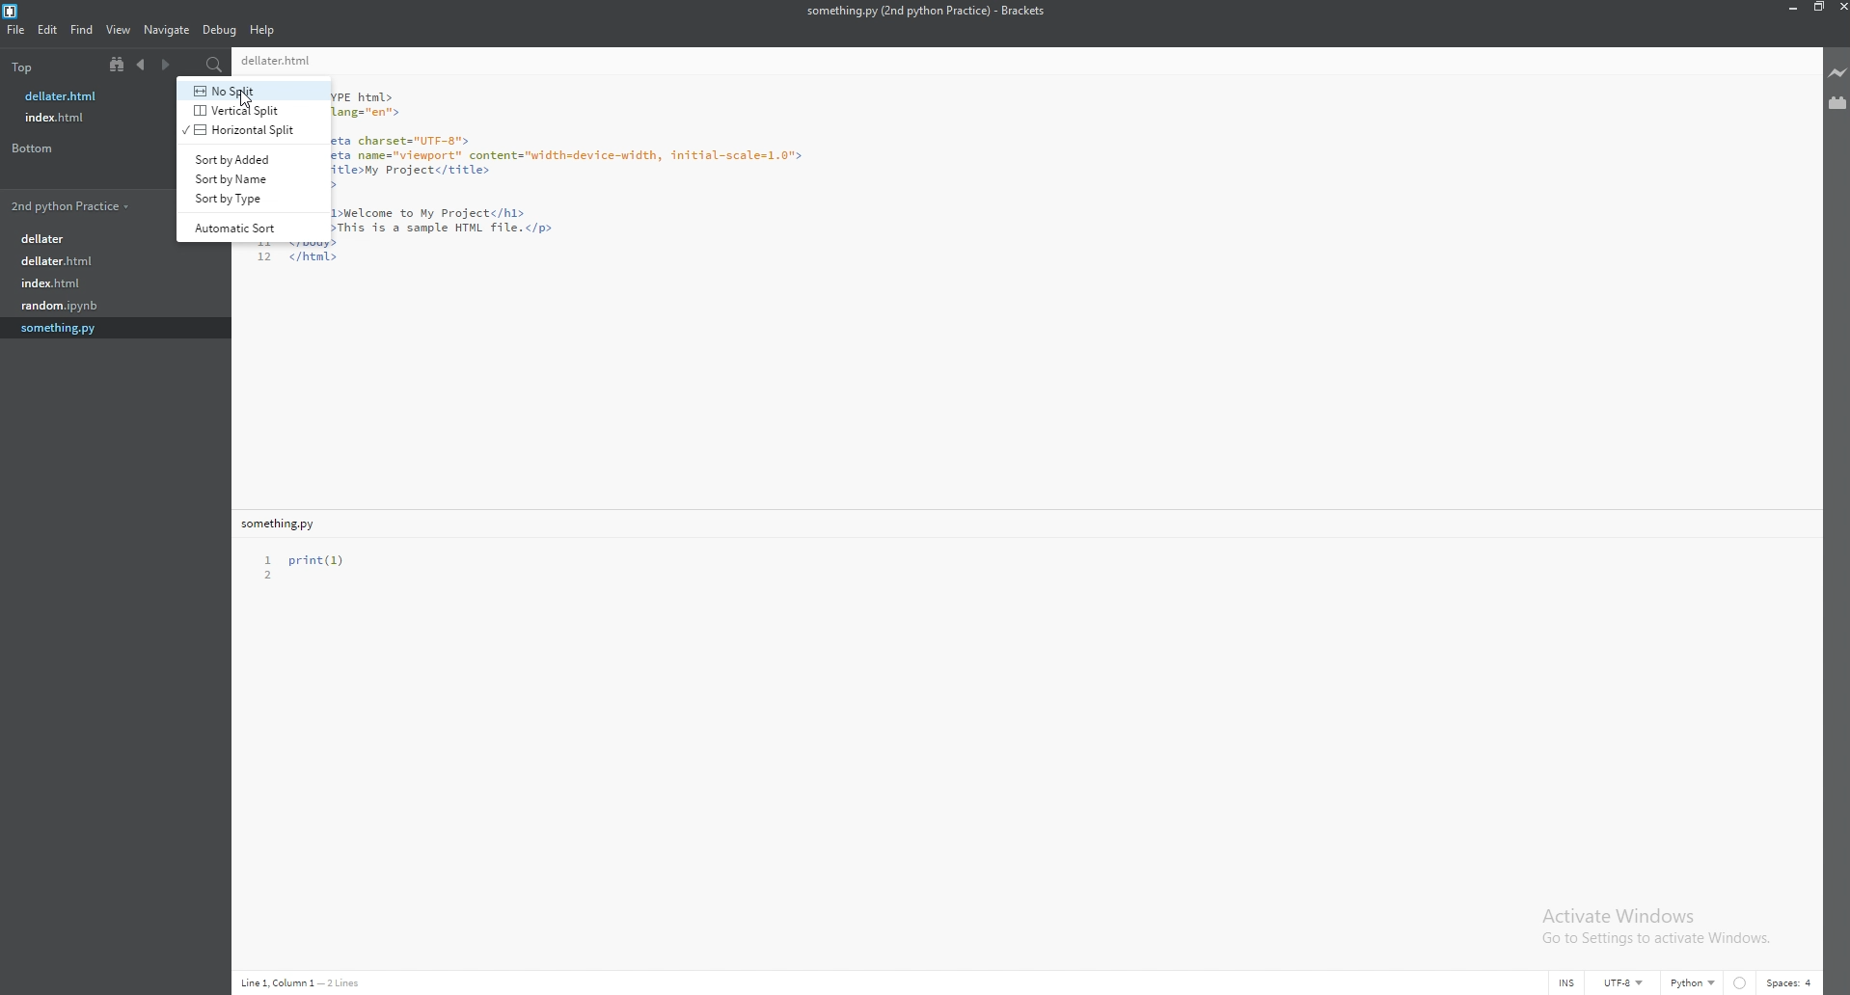 Image resolution: width=1850 pixels, height=995 pixels. I want to click on search, so click(213, 65).